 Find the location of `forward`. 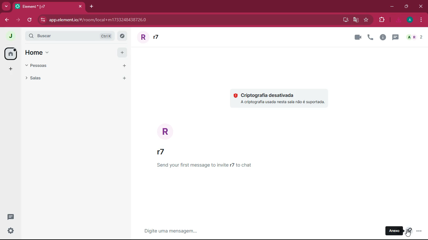

forward is located at coordinates (17, 20).